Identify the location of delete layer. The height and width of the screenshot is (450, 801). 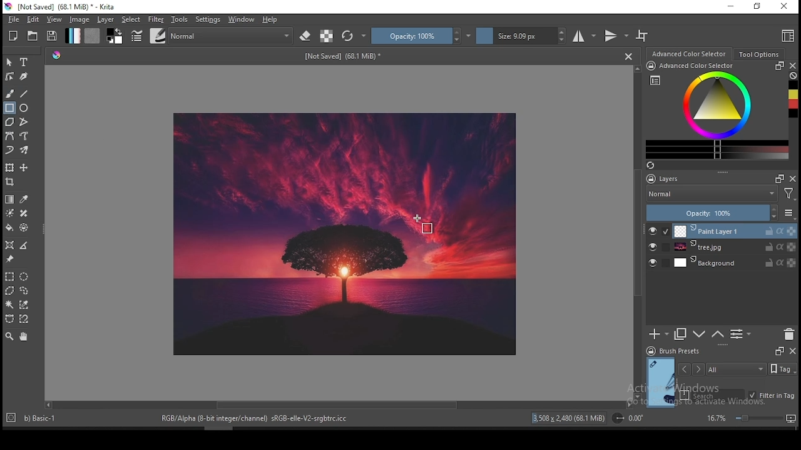
(790, 334).